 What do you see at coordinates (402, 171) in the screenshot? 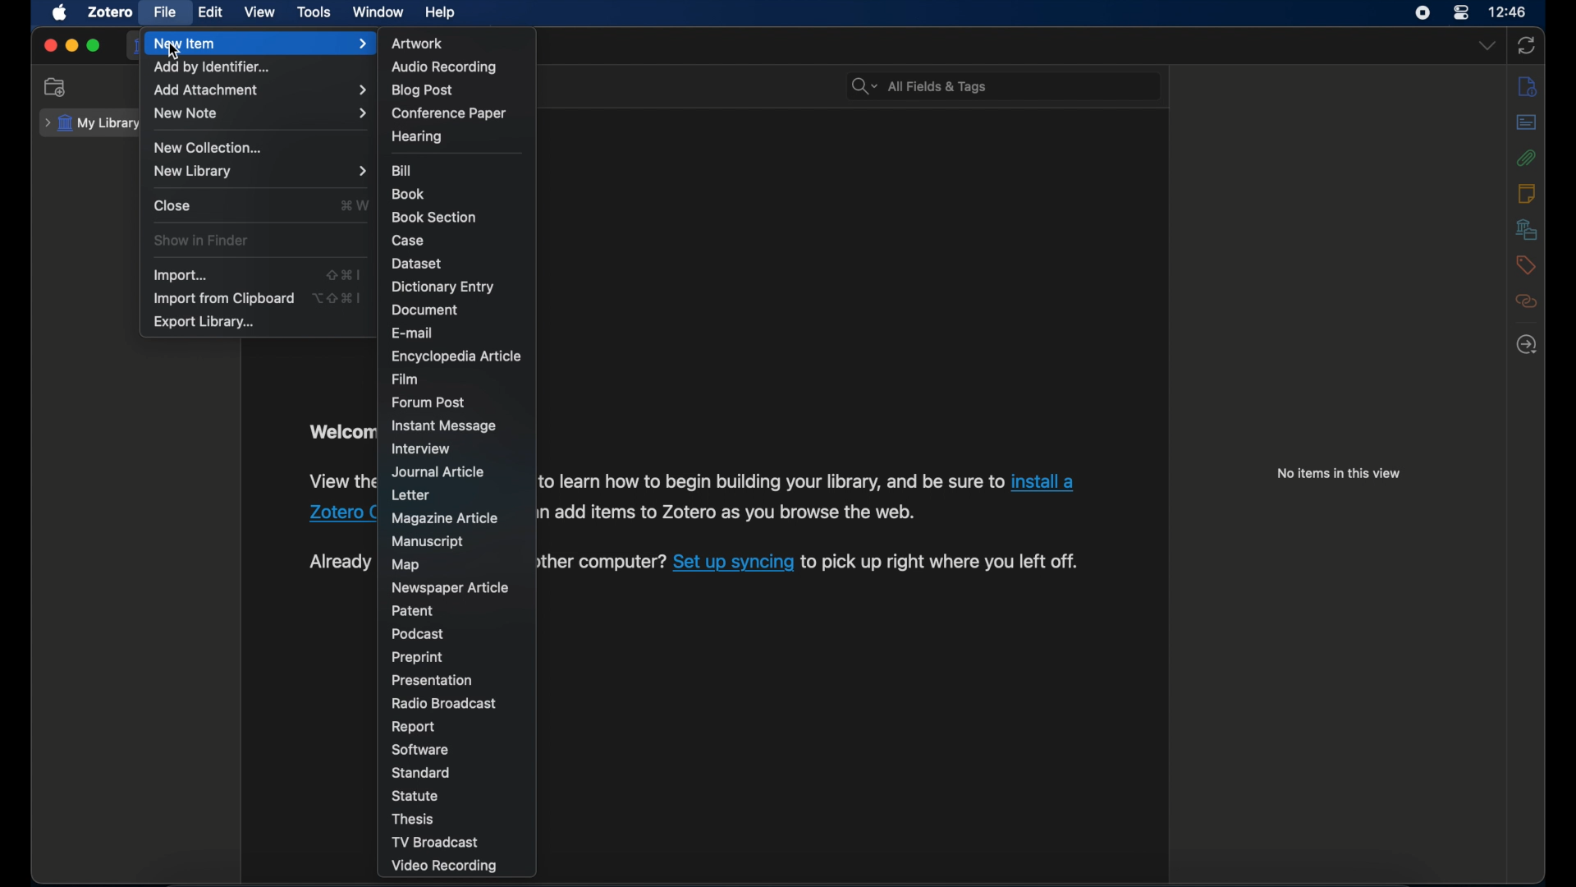
I see `bill` at bounding box center [402, 171].